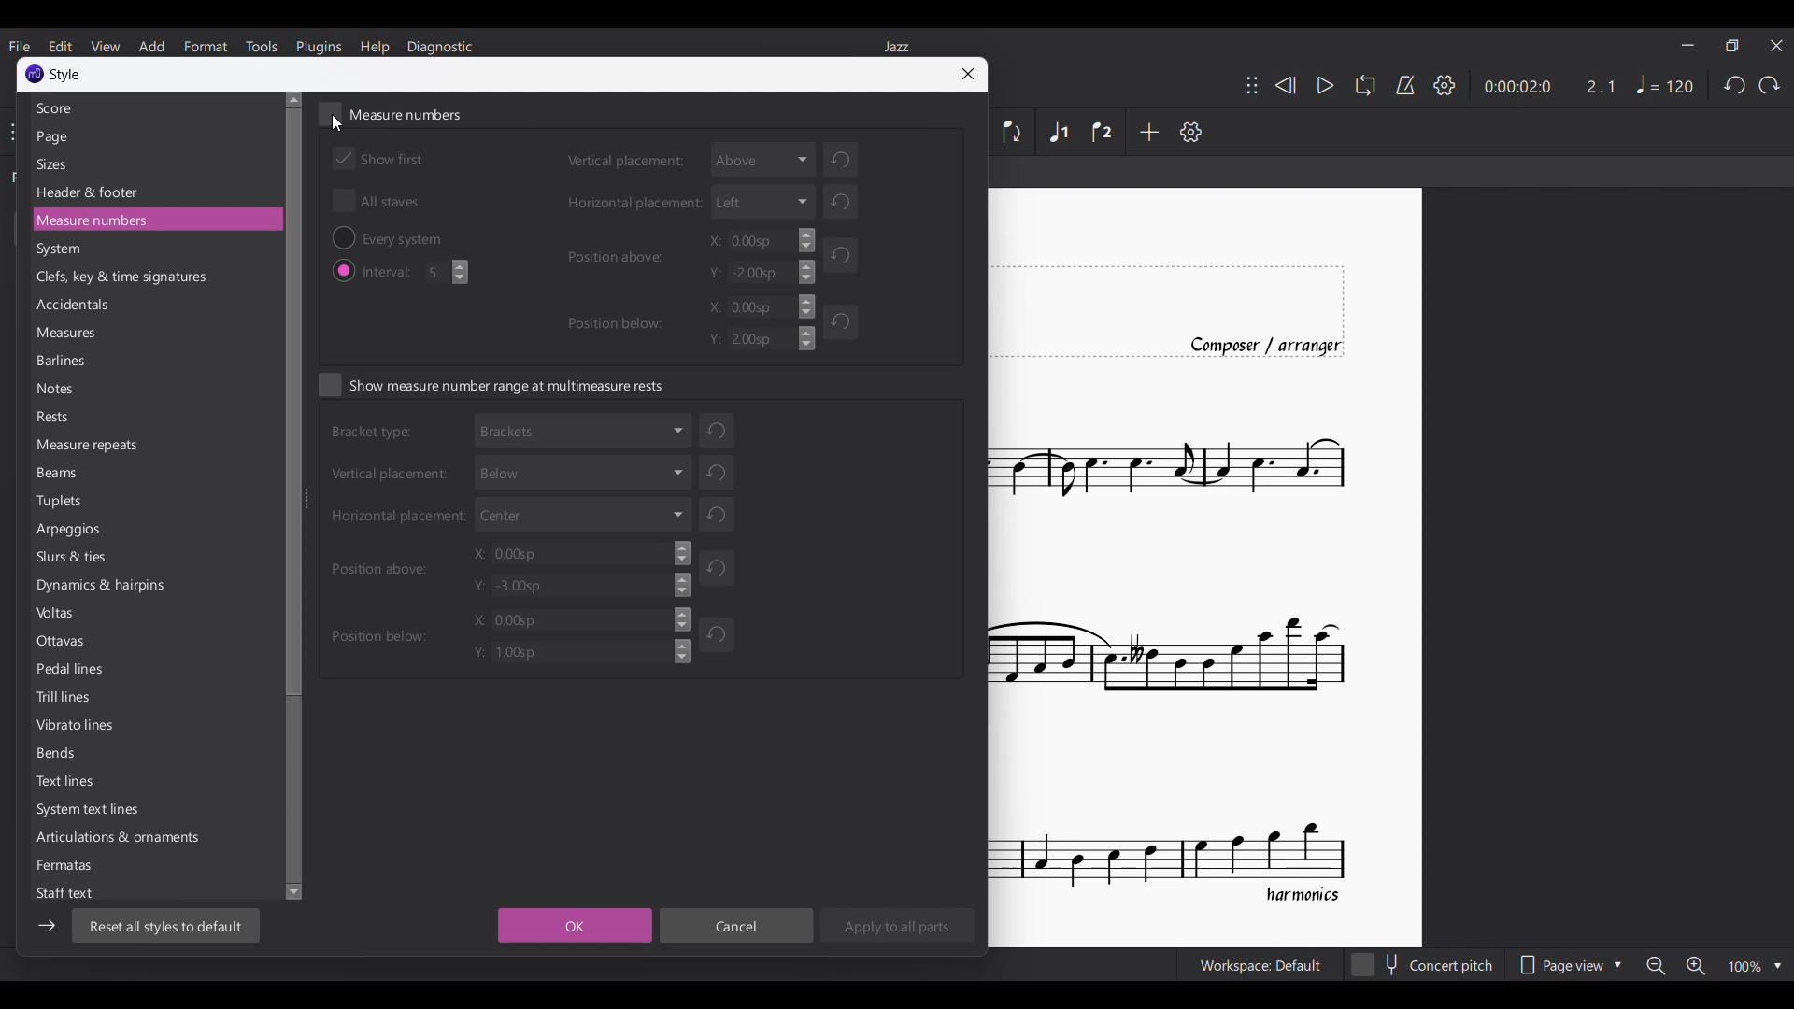 The image size is (1794, 1009). I want to click on Toggle for measure number range , so click(491, 384).